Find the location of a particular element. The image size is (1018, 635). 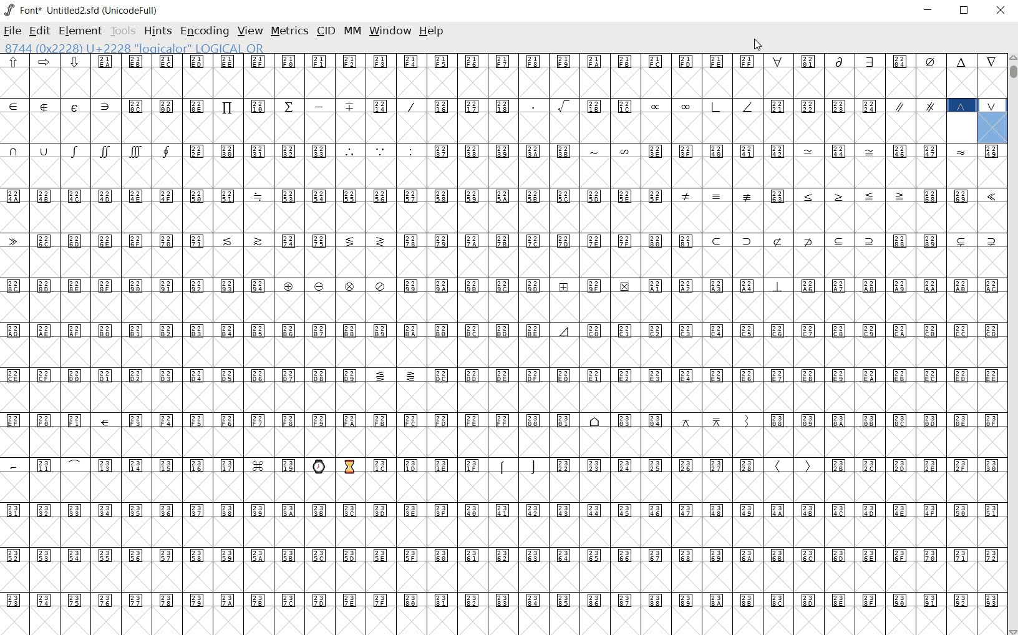

glyph characters is located at coordinates (473, 342).